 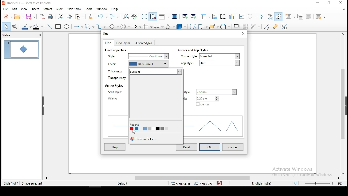 I want to click on english (india), so click(x=263, y=183).